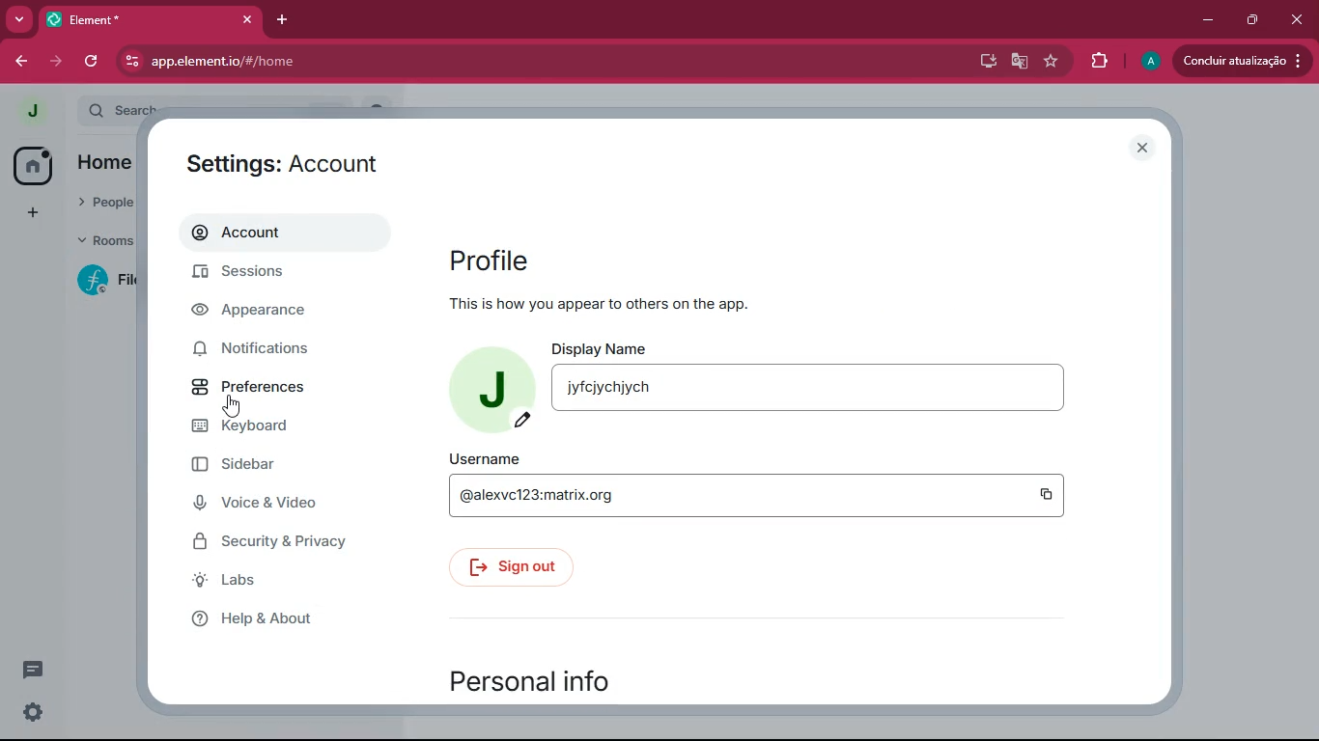 The width and height of the screenshot is (1319, 741). What do you see at coordinates (1254, 20) in the screenshot?
I see `maximize` at bounding box center [1254, 20].